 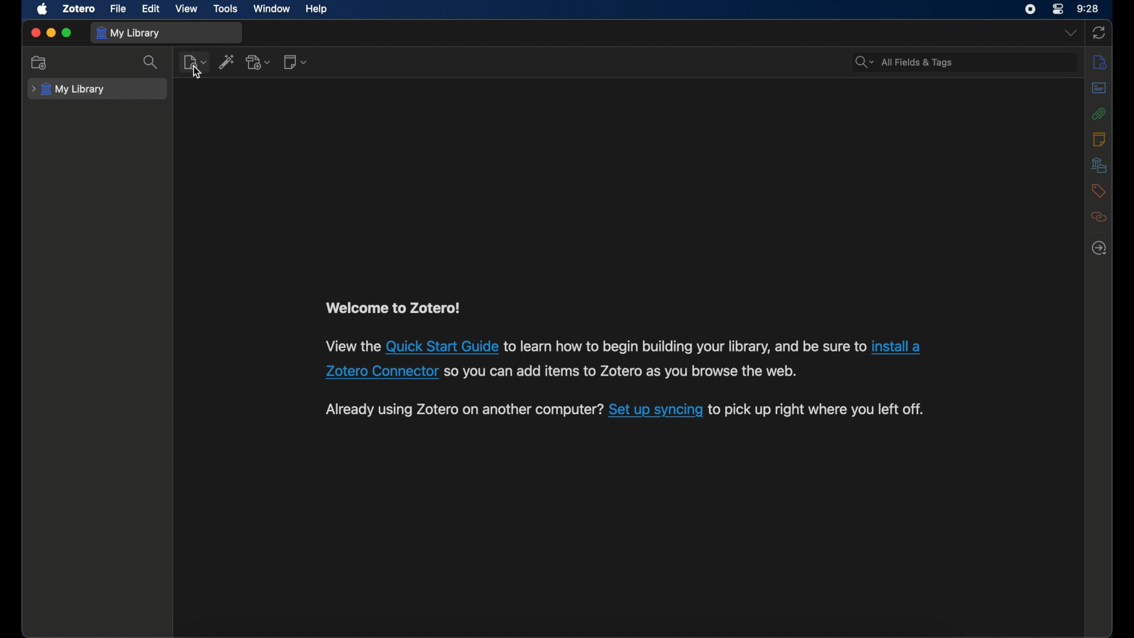 I want to click on libraries, so click(x=1099, y=165).